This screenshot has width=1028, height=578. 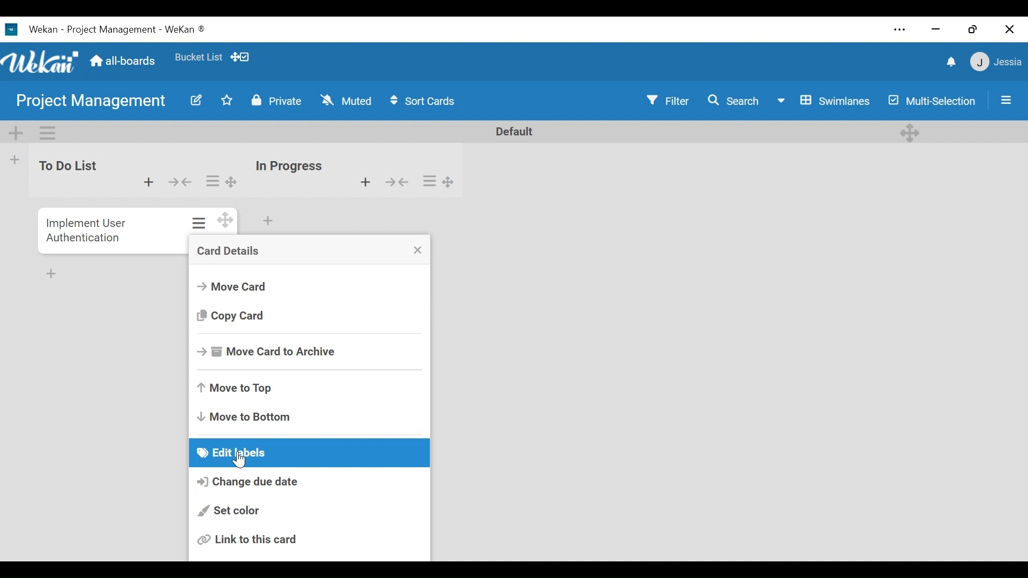 I want to click on Move to Top, so click(x=239, y=389).